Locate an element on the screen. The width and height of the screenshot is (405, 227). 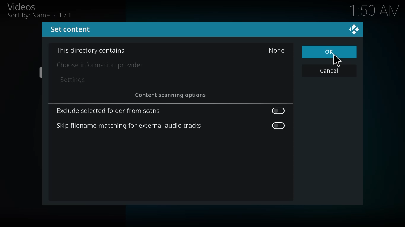
exclude selected folder from scans is located at coordinates (109, 111).